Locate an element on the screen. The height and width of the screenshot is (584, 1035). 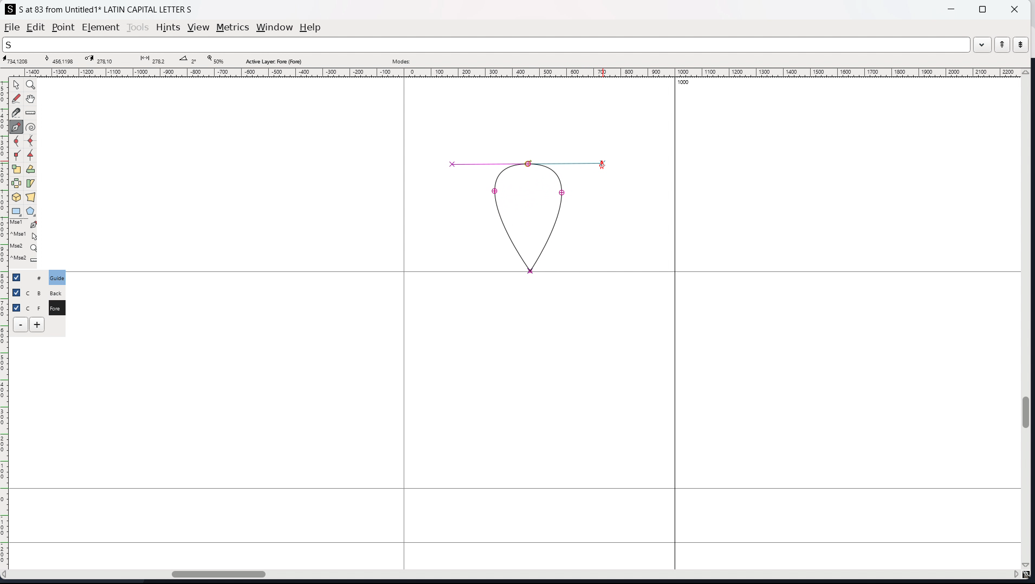
^Mse1 is located at coordinates (24, 236).